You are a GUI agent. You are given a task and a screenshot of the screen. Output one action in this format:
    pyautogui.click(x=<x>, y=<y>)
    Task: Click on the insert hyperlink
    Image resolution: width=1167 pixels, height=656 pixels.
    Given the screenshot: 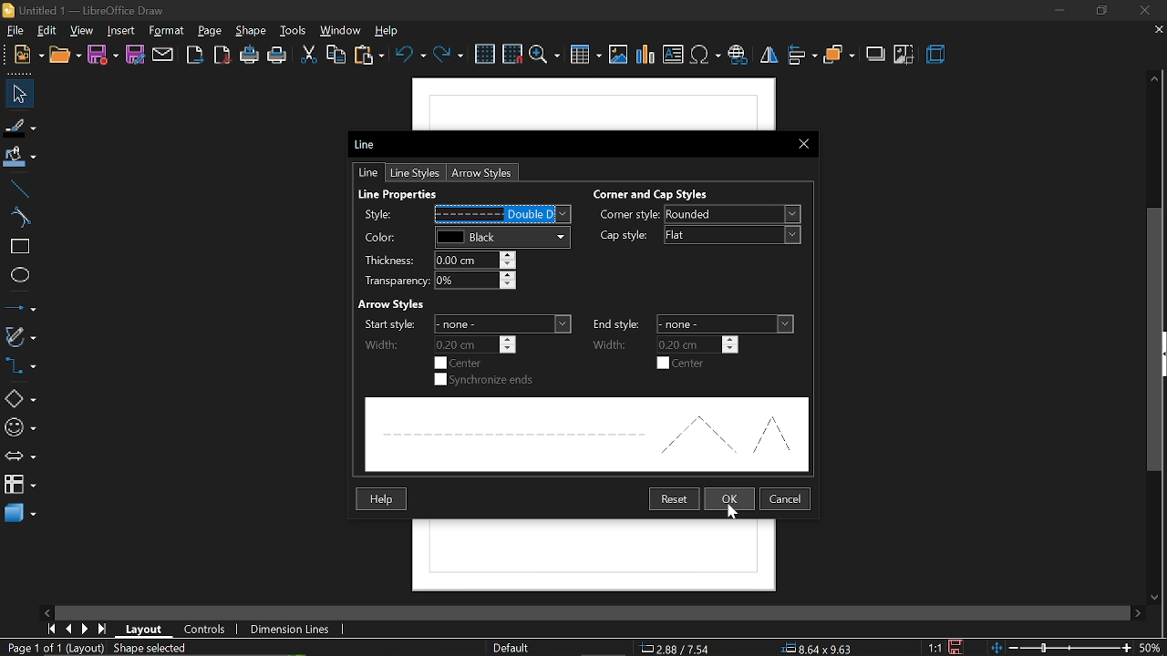 What is the action you would take?
    pyautogui.click(x=737, y=55)
    